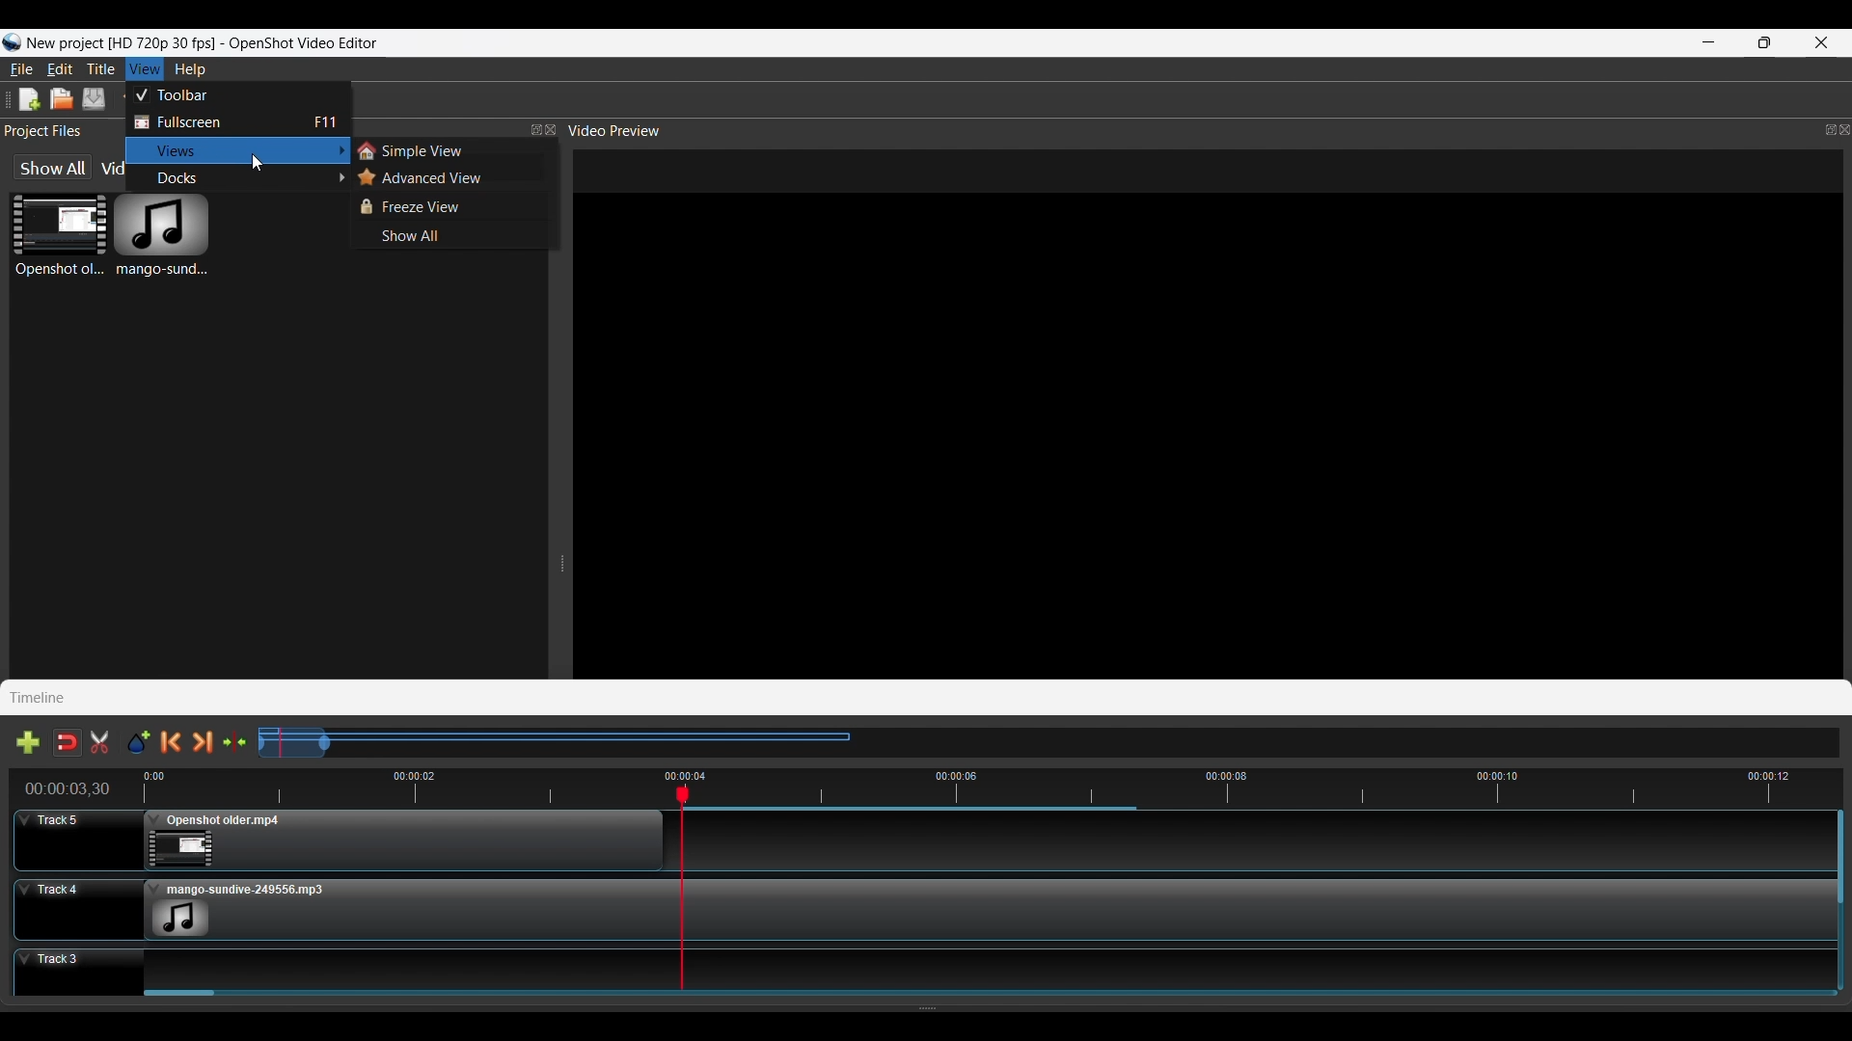 This screenshot has width=1852, height=1041. Describe the element at coordinates (237, 179) in the screenshot. I see `Docks` at that location.